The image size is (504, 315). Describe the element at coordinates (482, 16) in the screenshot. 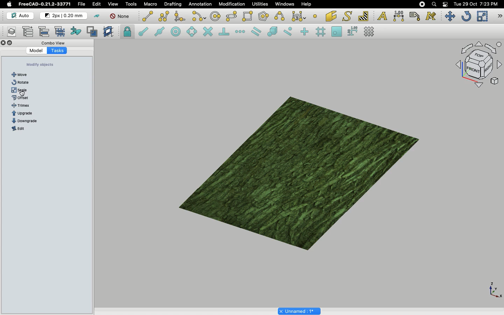

I see `Scale` at that location.